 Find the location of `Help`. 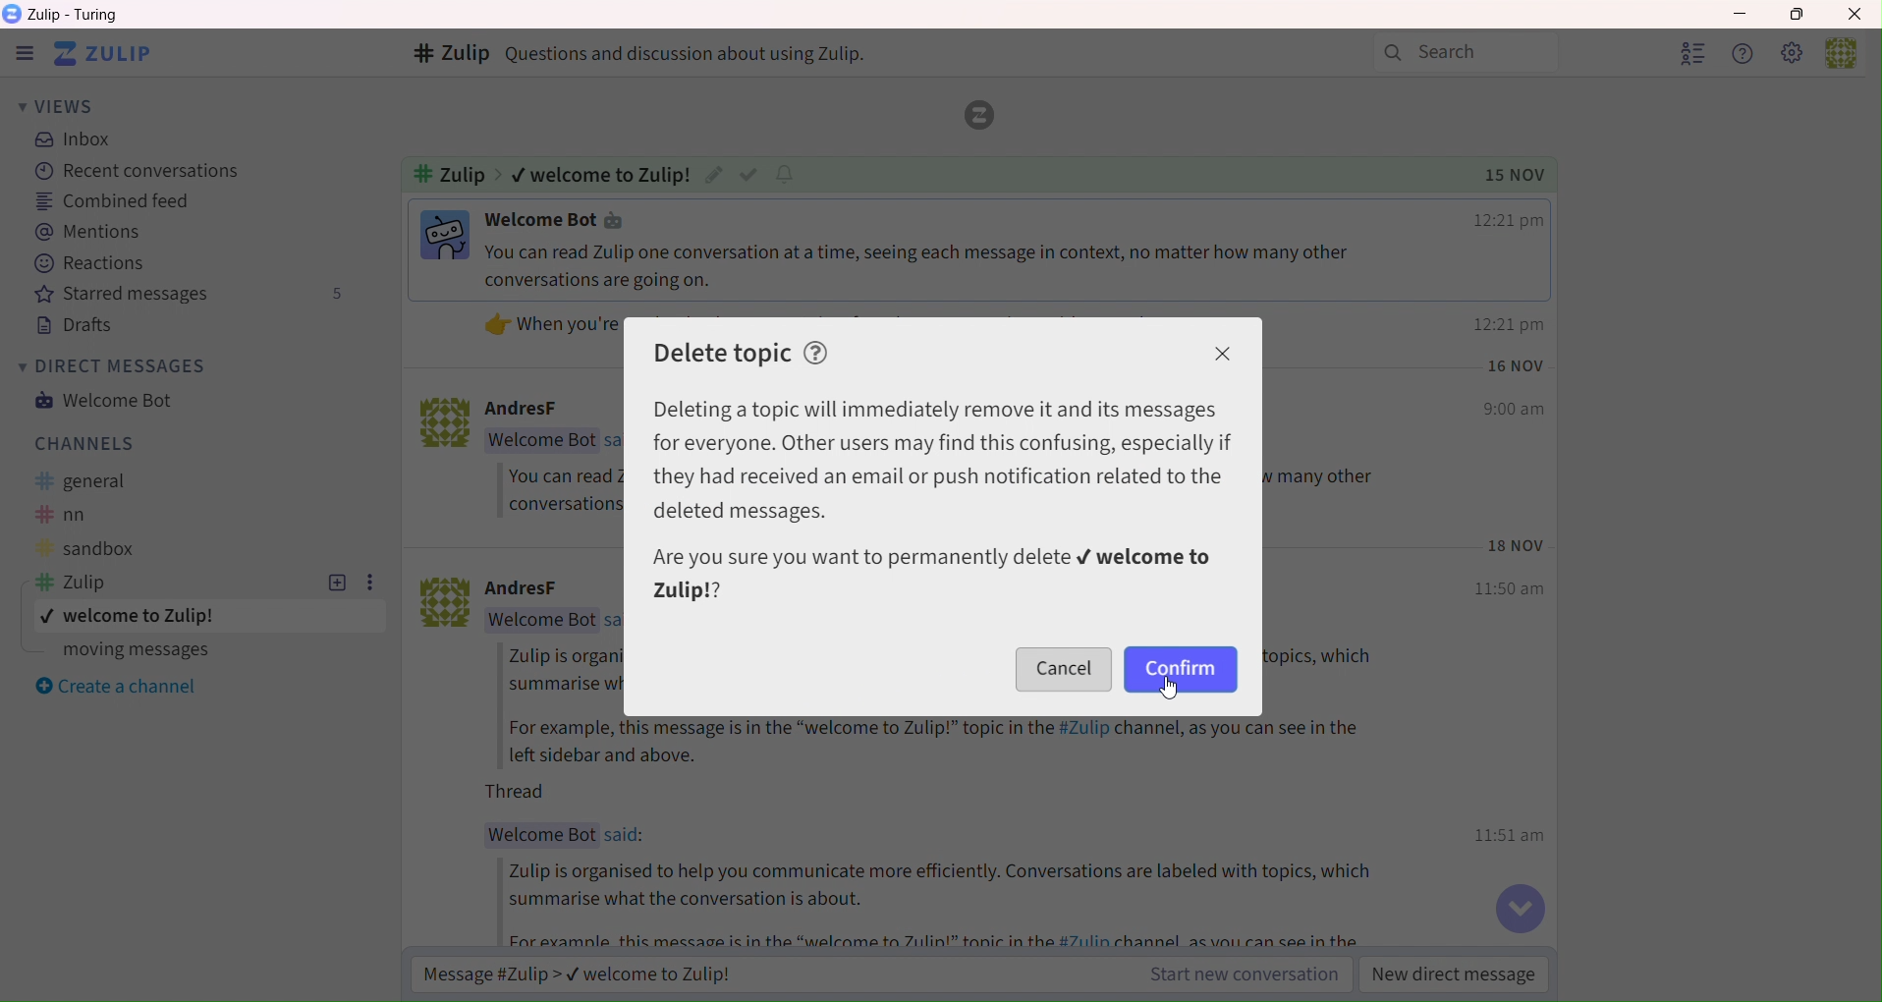

Help is located at coordinates (816, 354).